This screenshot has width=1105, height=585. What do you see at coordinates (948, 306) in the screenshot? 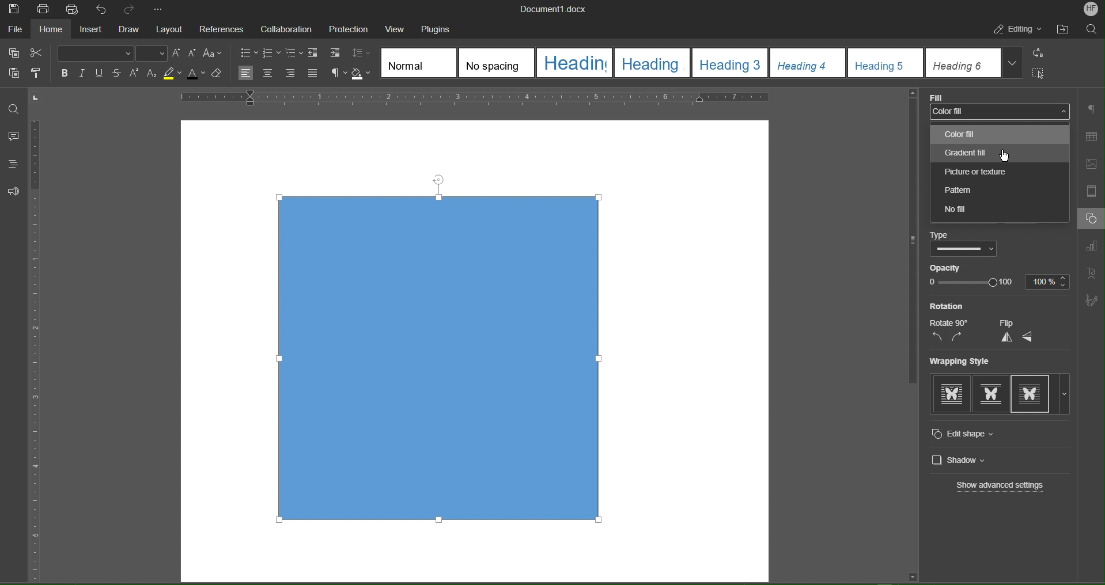
I see `Rotation` at bounding box center [948, 306].